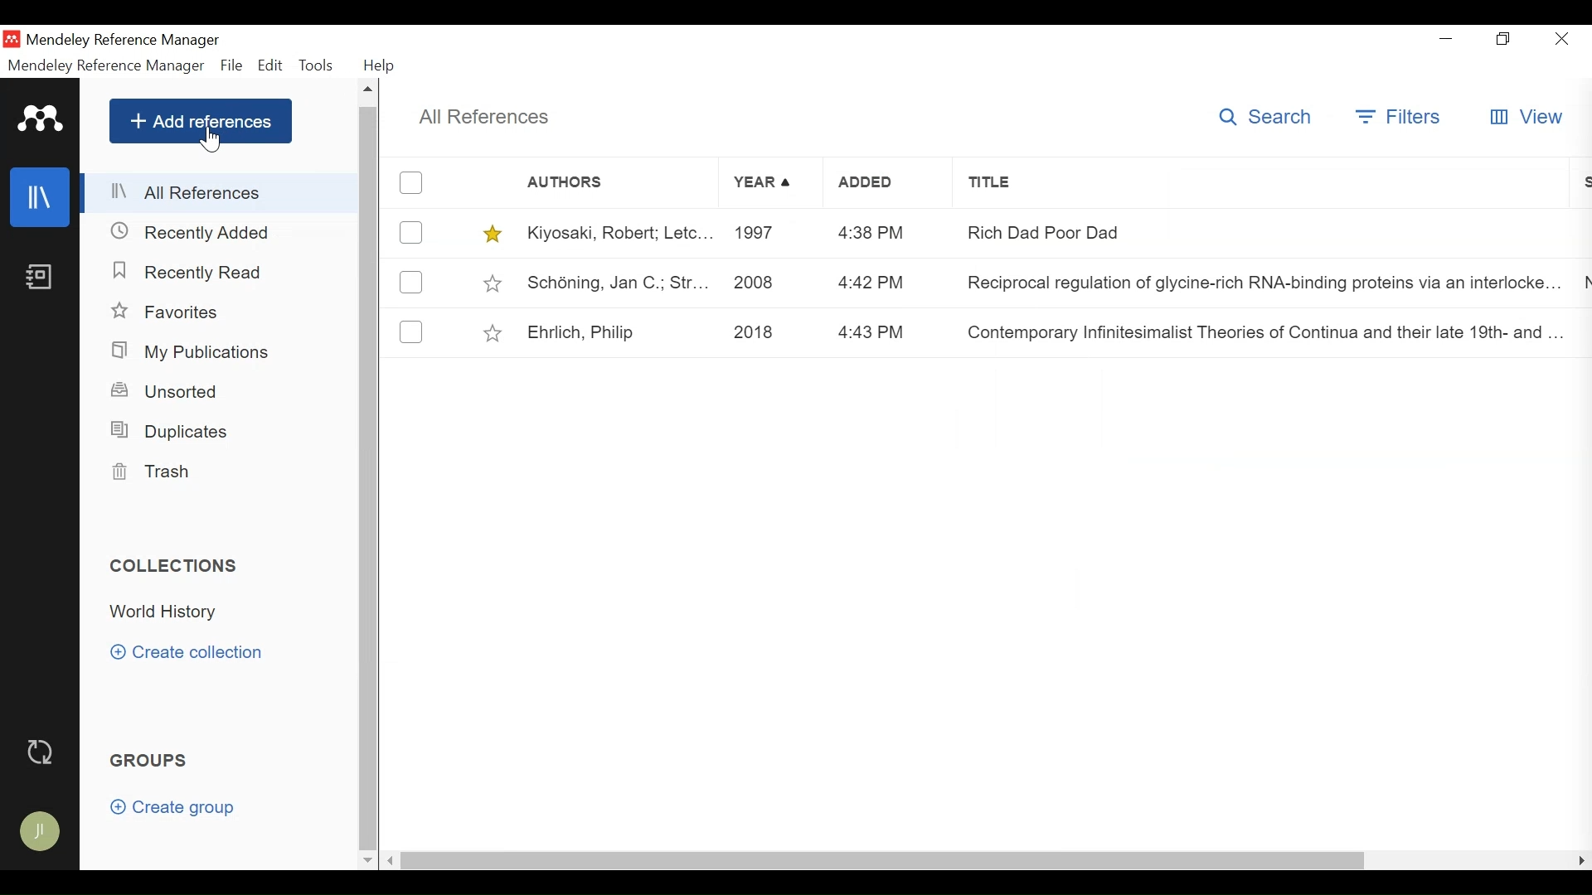 This screenshot has width=1592, height=895. I want to click on 4:42 PM, so click(883, 283).